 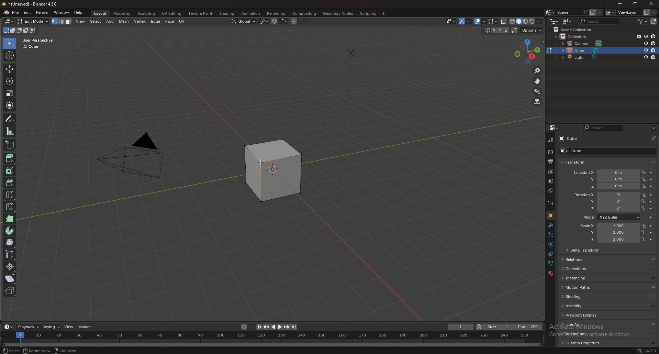 What do you see at coordinates (9, 327) in the screenshot?
I see `editor type` at bounding box center [9, 327].